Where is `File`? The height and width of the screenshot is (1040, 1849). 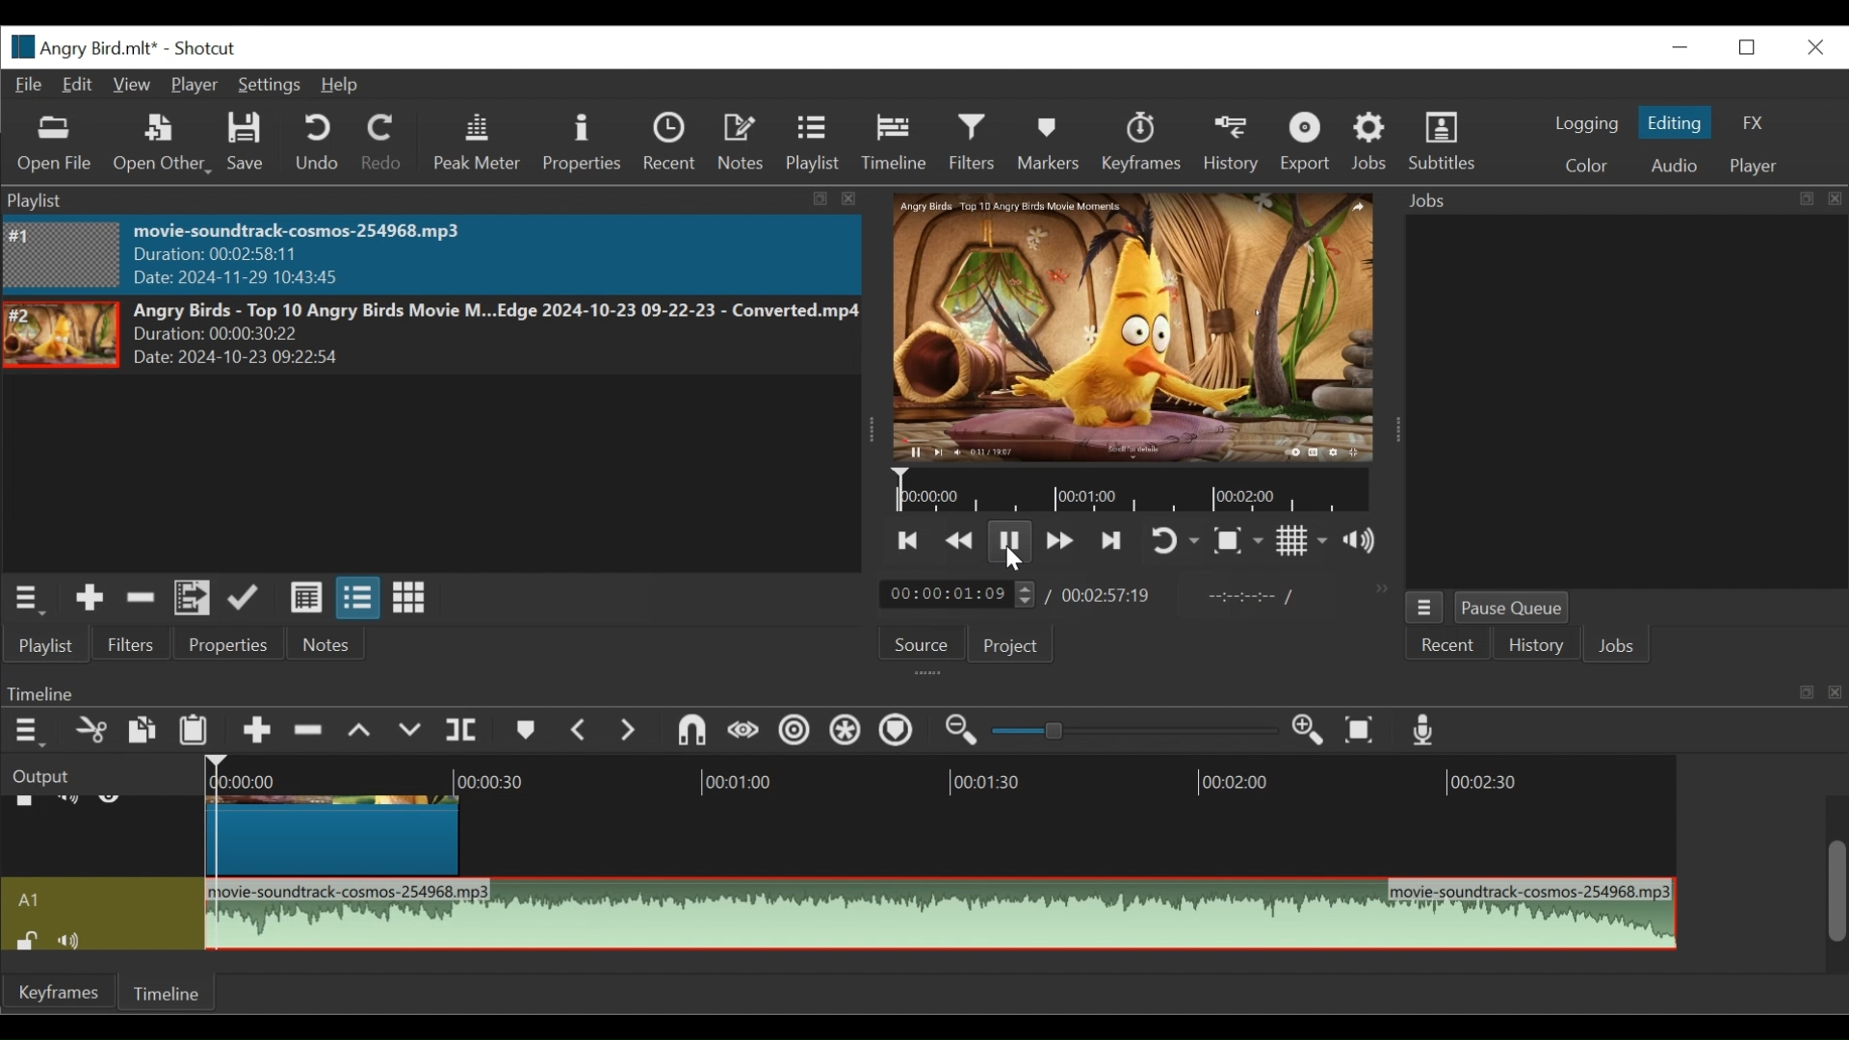
File is located at coordinates (30, 84).